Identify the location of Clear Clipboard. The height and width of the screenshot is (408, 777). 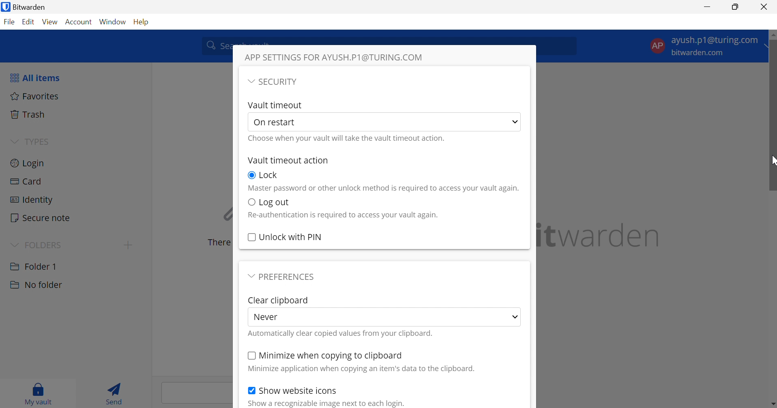
(278, 300).